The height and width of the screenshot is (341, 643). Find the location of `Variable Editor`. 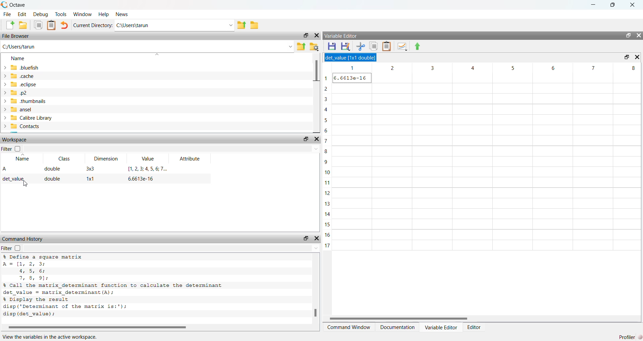

Variable Editor is located at coordinates (441, 326).